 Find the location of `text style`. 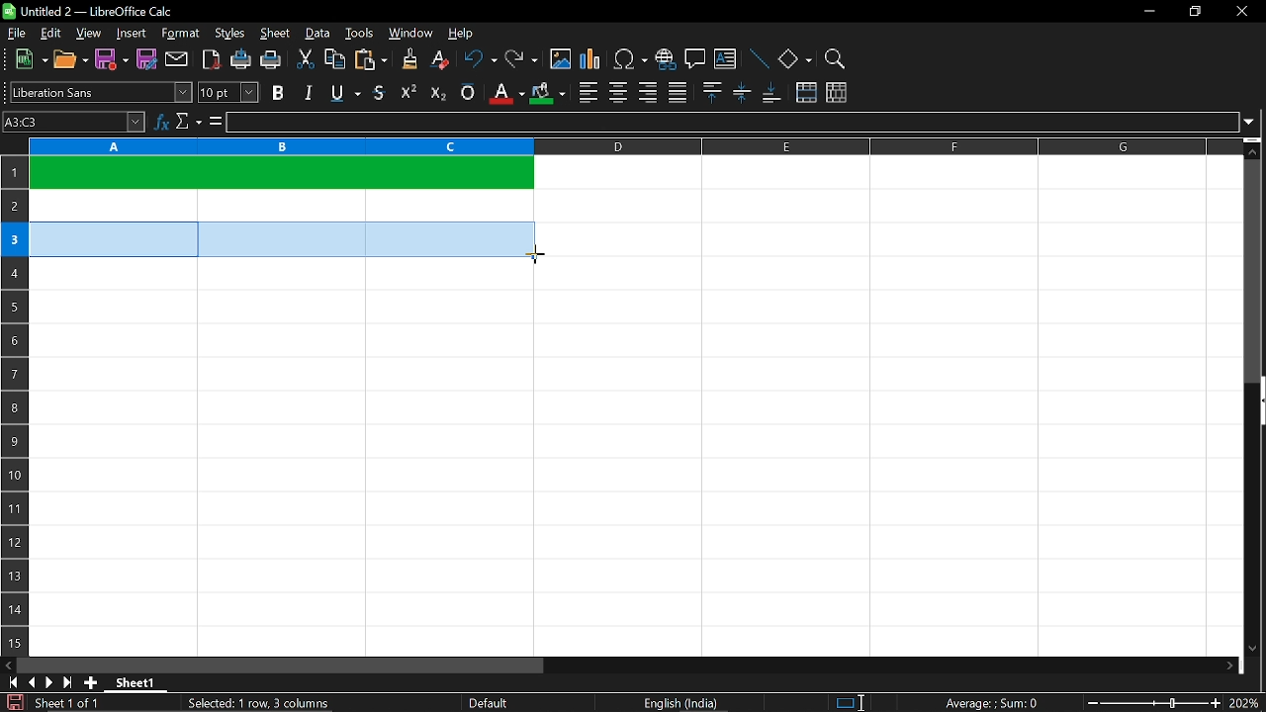

text style is located at coordinates (102, 93).